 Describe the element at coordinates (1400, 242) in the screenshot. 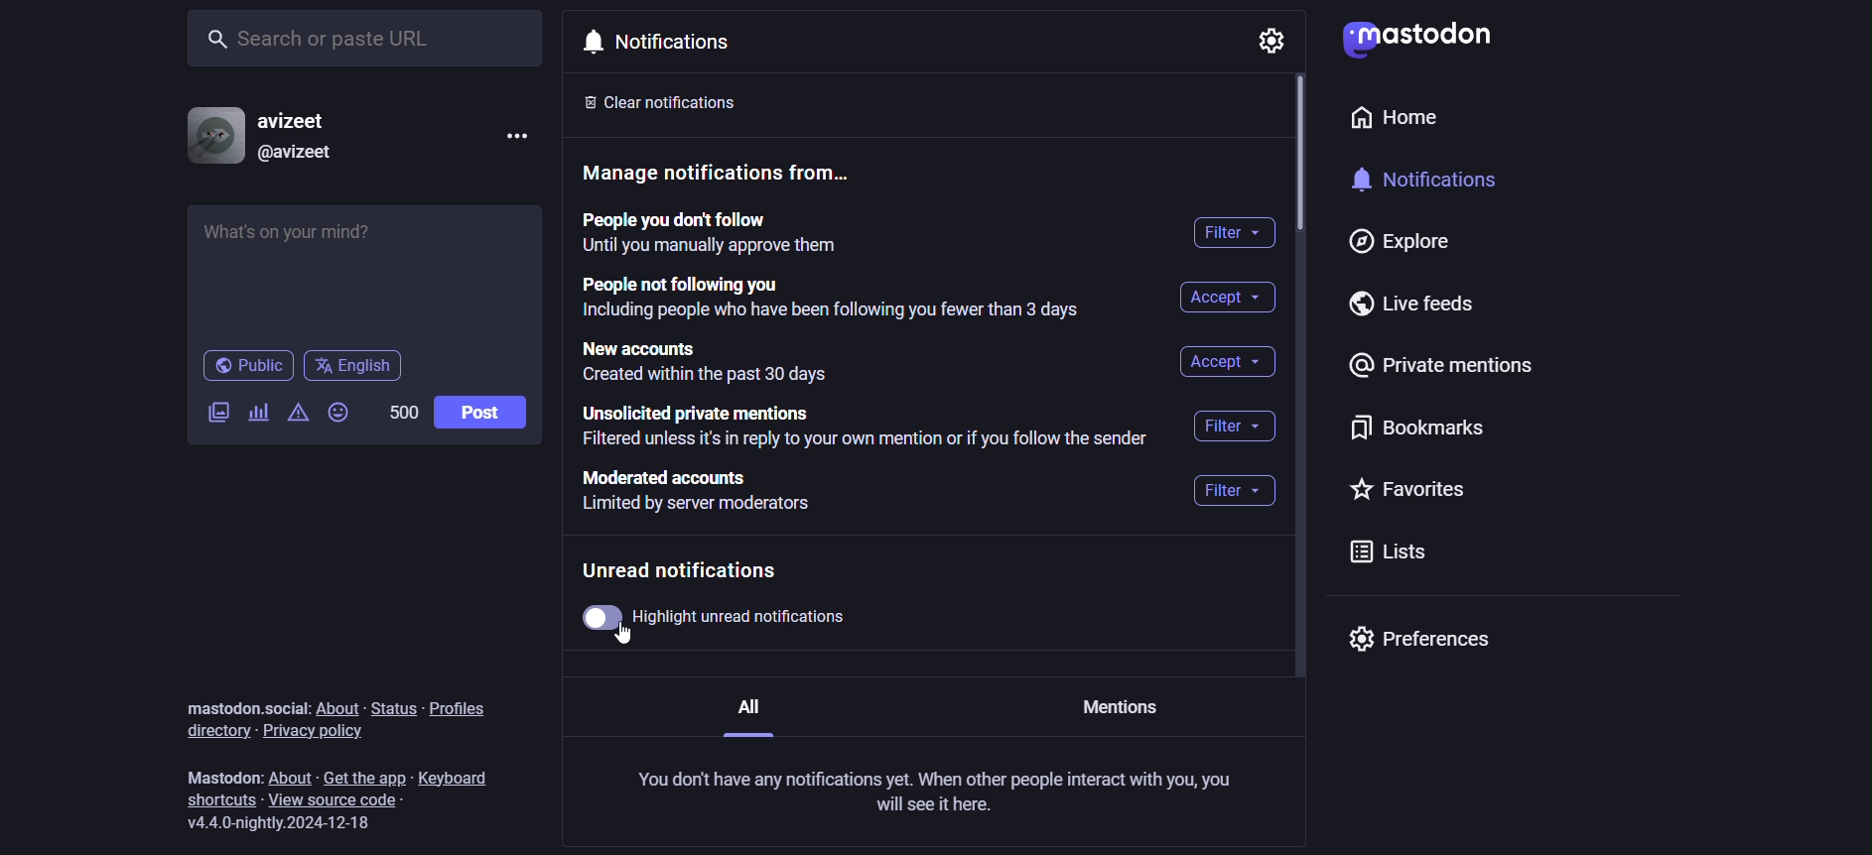

I see `explore` at that location.